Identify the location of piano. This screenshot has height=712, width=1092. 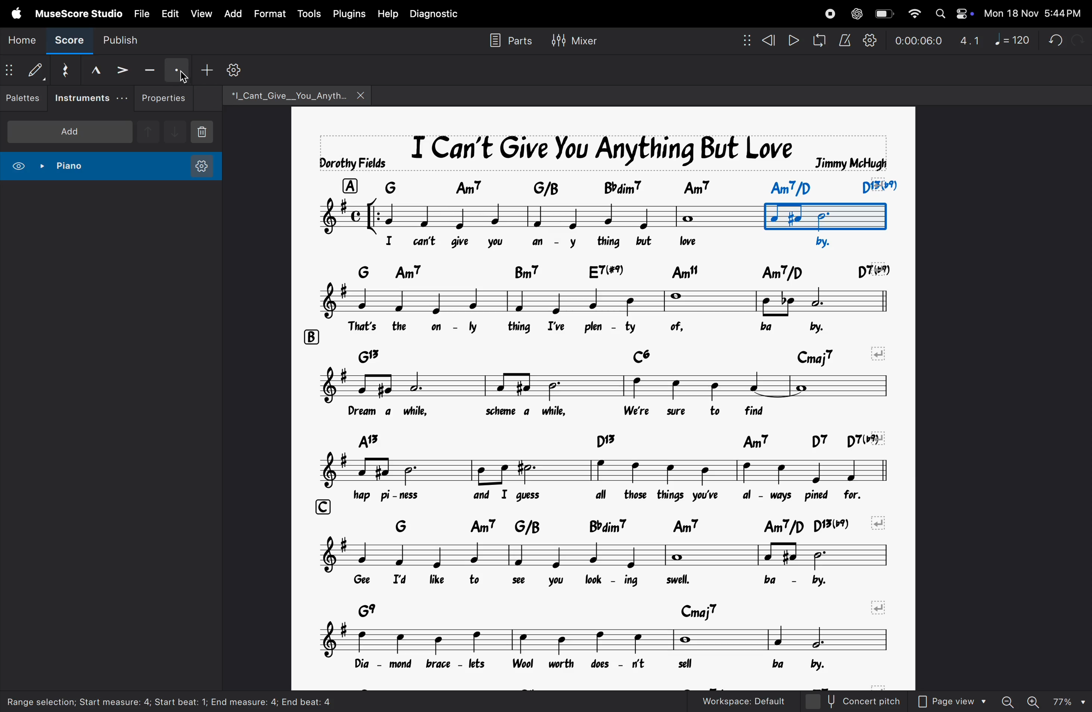
(62, 168).